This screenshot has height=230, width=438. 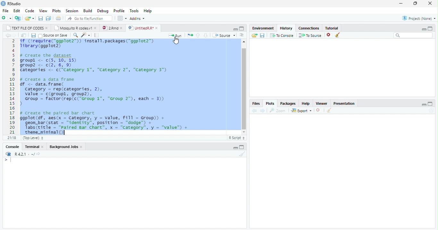 I want to click on view, so click(x=42, y=10).